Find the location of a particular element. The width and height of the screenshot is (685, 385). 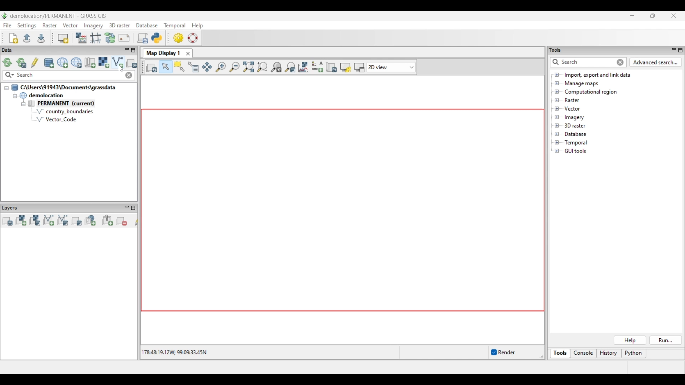

Temporal menu is located at coordinates (174, 26).